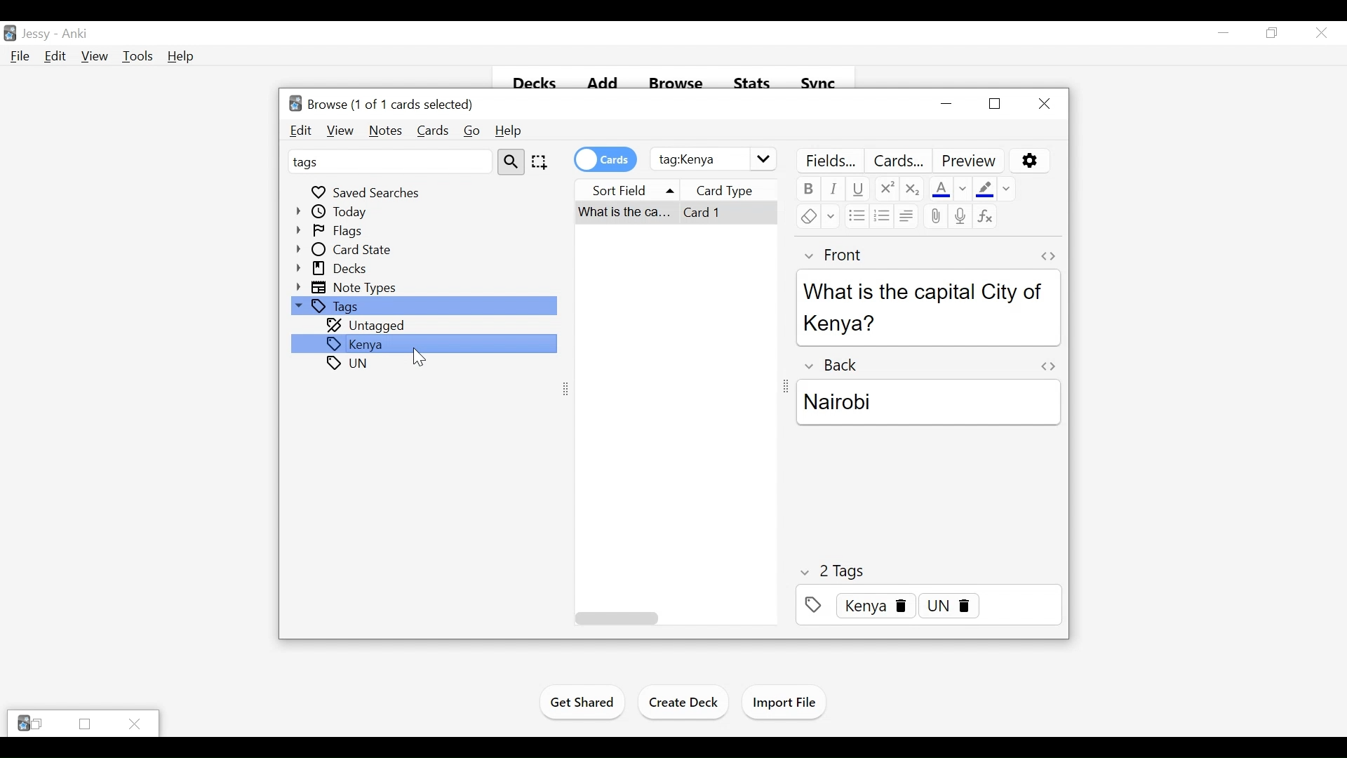 This screenshot has width=1347, height=758. I want to click on Flags, so click(333, 231).